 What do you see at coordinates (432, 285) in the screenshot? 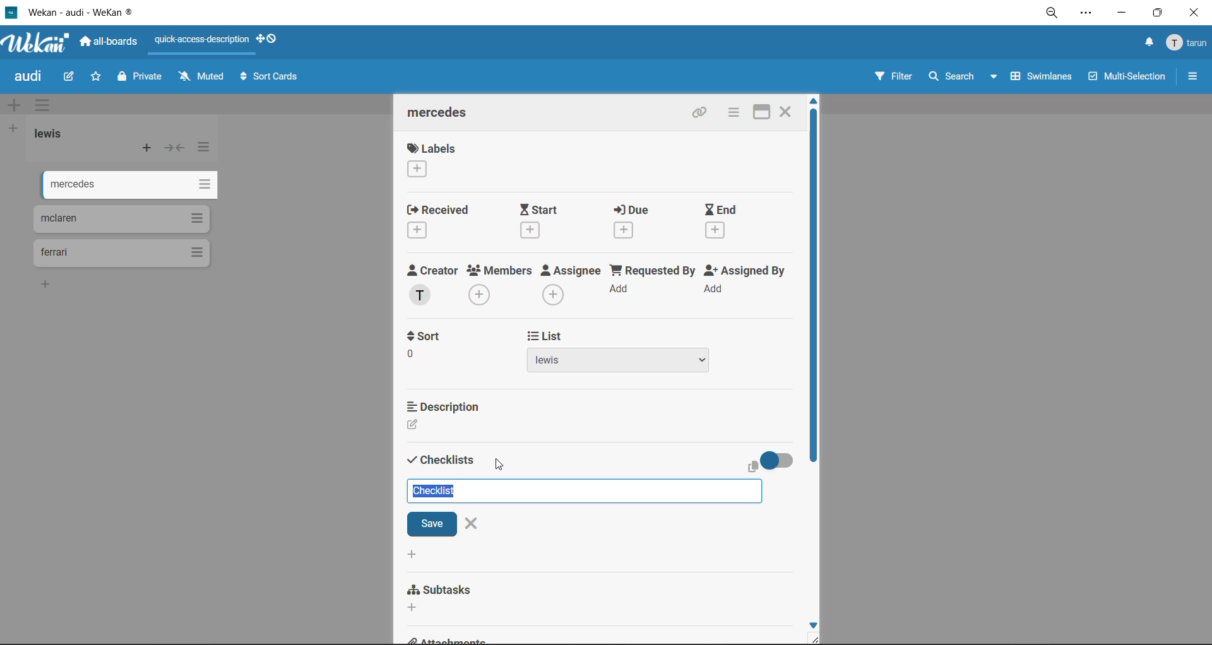
I see `creator` at bounding box center [432, 285].